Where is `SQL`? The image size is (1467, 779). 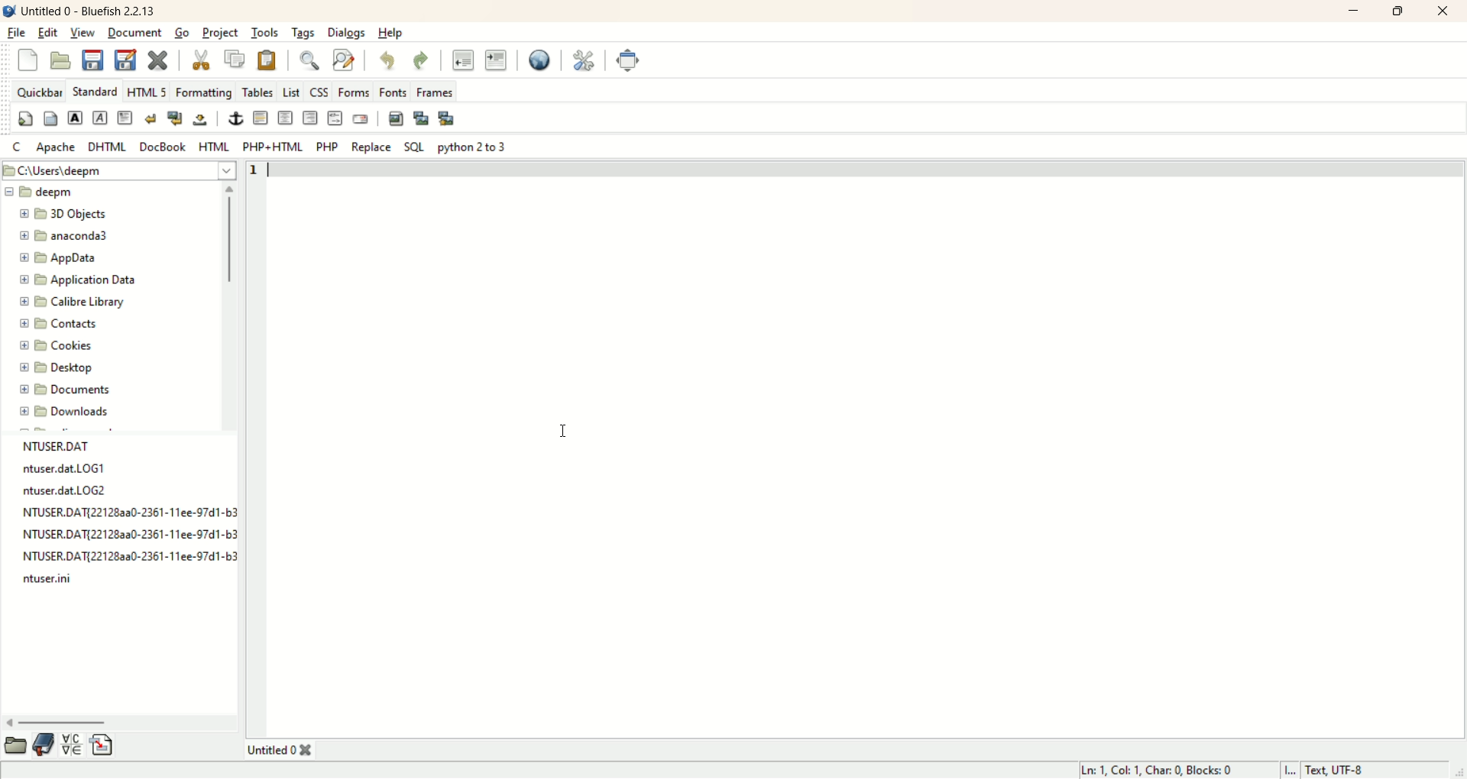
SQL is located at coordinates (410, 147).